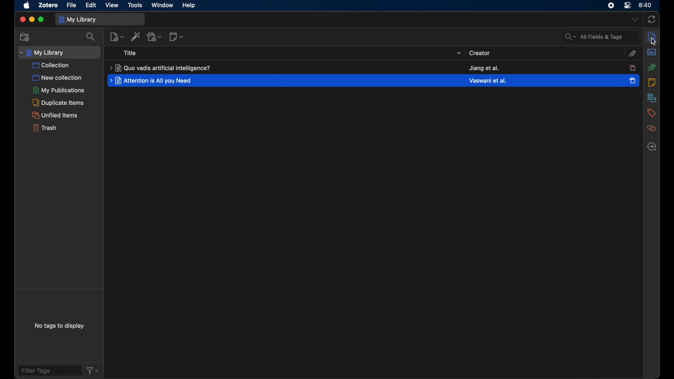  What do you see at coordinates (653, 19) in the screenshot?
I see `sync` at bounding box center [653, 19].